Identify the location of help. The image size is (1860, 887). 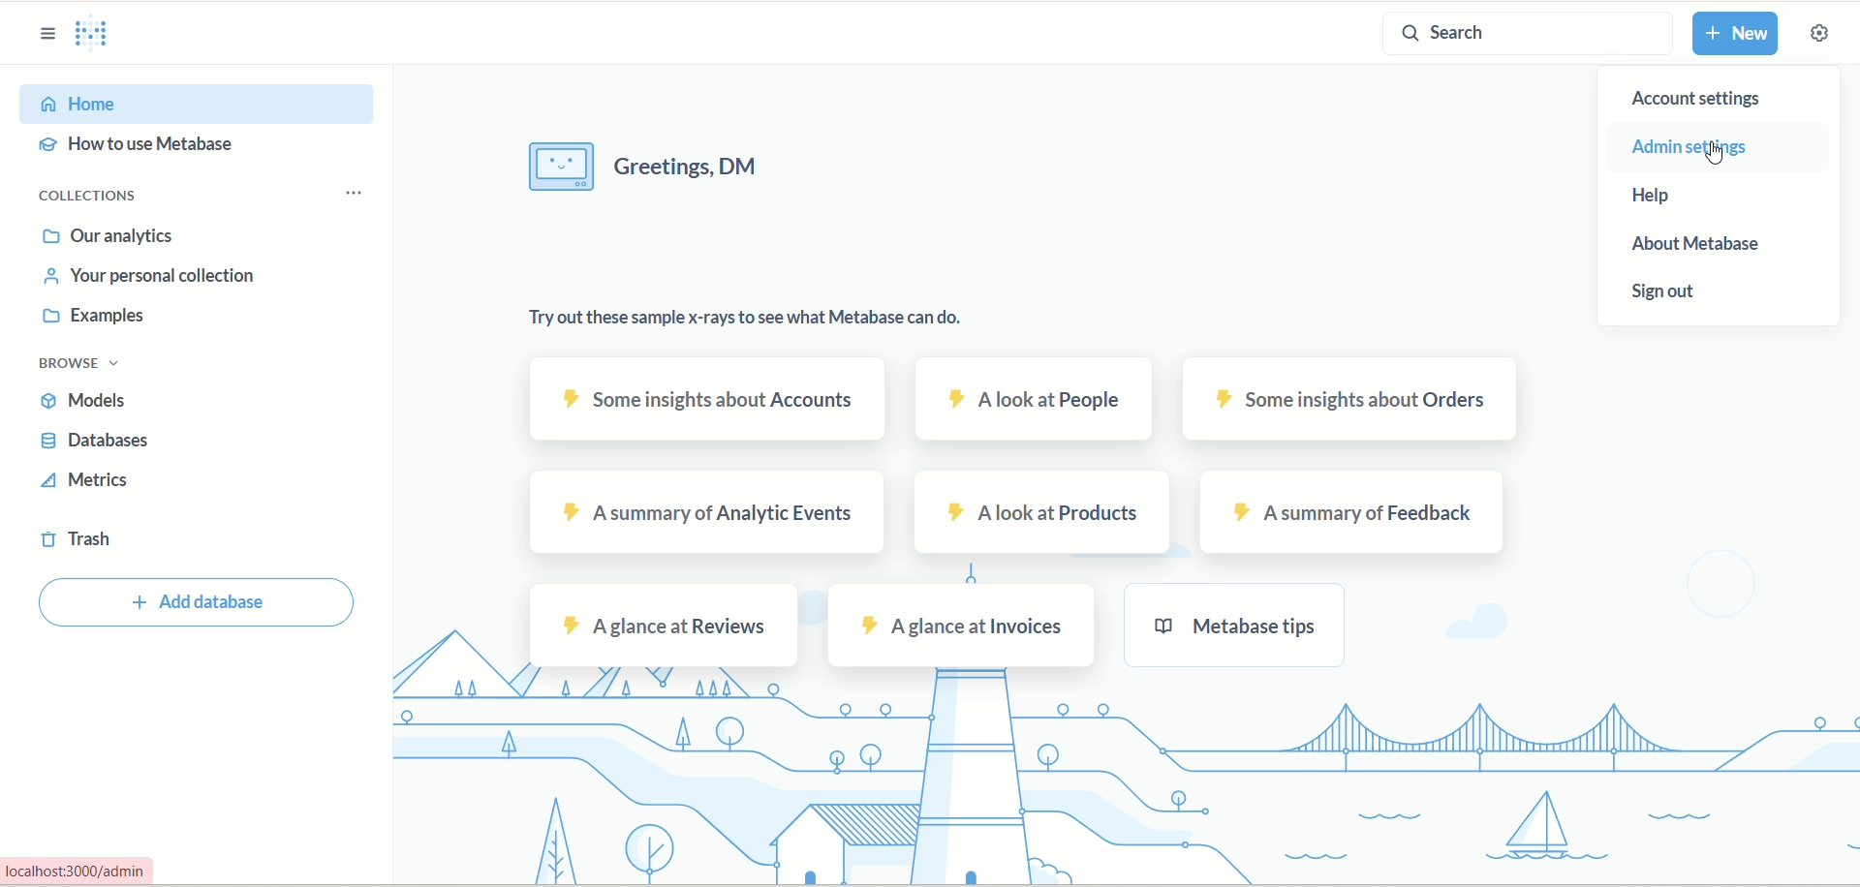
(1678, 192).